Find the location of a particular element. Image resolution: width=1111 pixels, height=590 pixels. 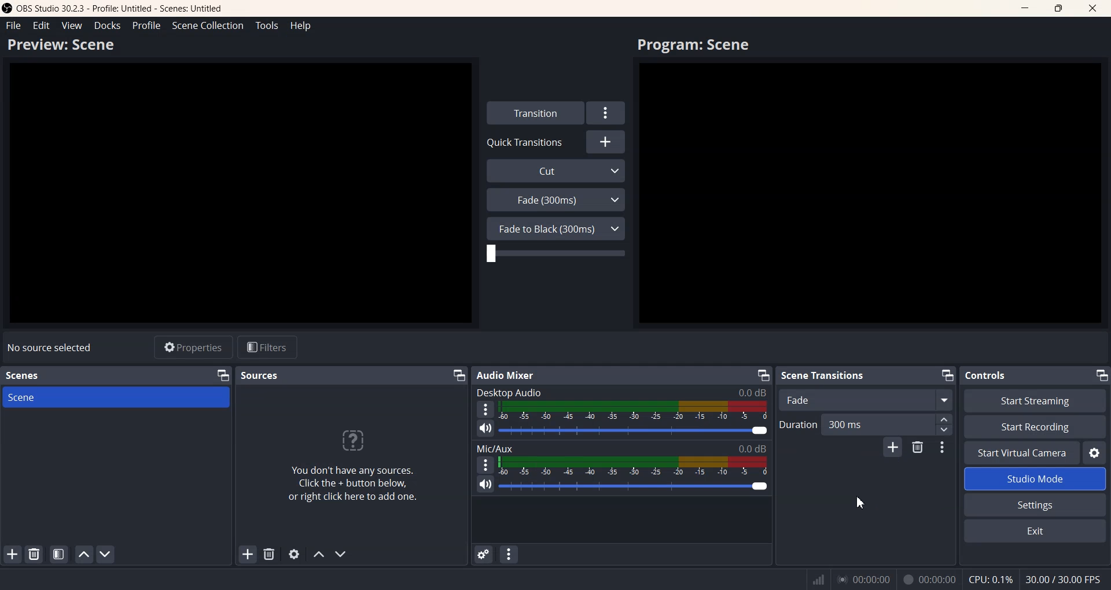

Adjuster is located at coordinates (945, 425).